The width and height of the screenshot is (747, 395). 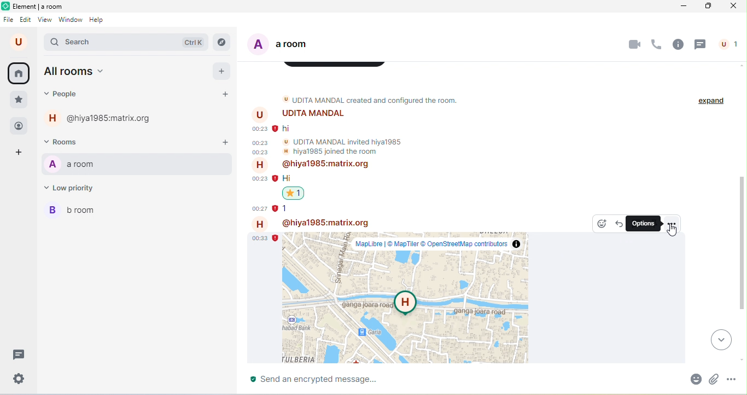 What do you see at coordinates (298, 114) in the screenshot?
I see `Udita Mandal` at bounding box center [298, 114].